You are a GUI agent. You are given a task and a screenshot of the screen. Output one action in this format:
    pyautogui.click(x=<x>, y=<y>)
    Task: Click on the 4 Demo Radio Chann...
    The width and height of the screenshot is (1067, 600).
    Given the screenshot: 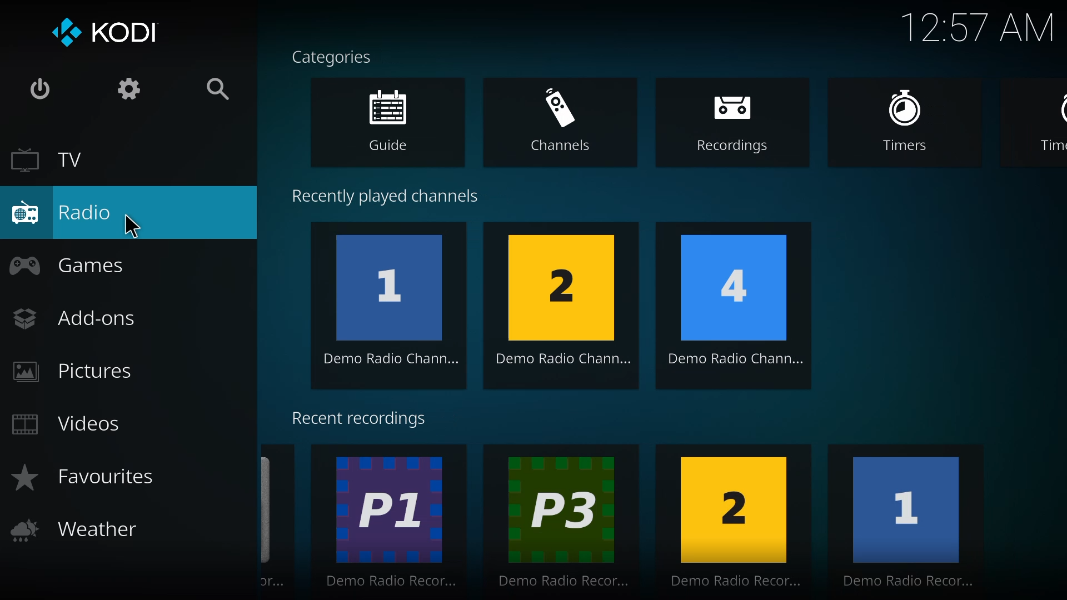 What is the action you would take?
    pyautogui.click(x=735, y=307)
    